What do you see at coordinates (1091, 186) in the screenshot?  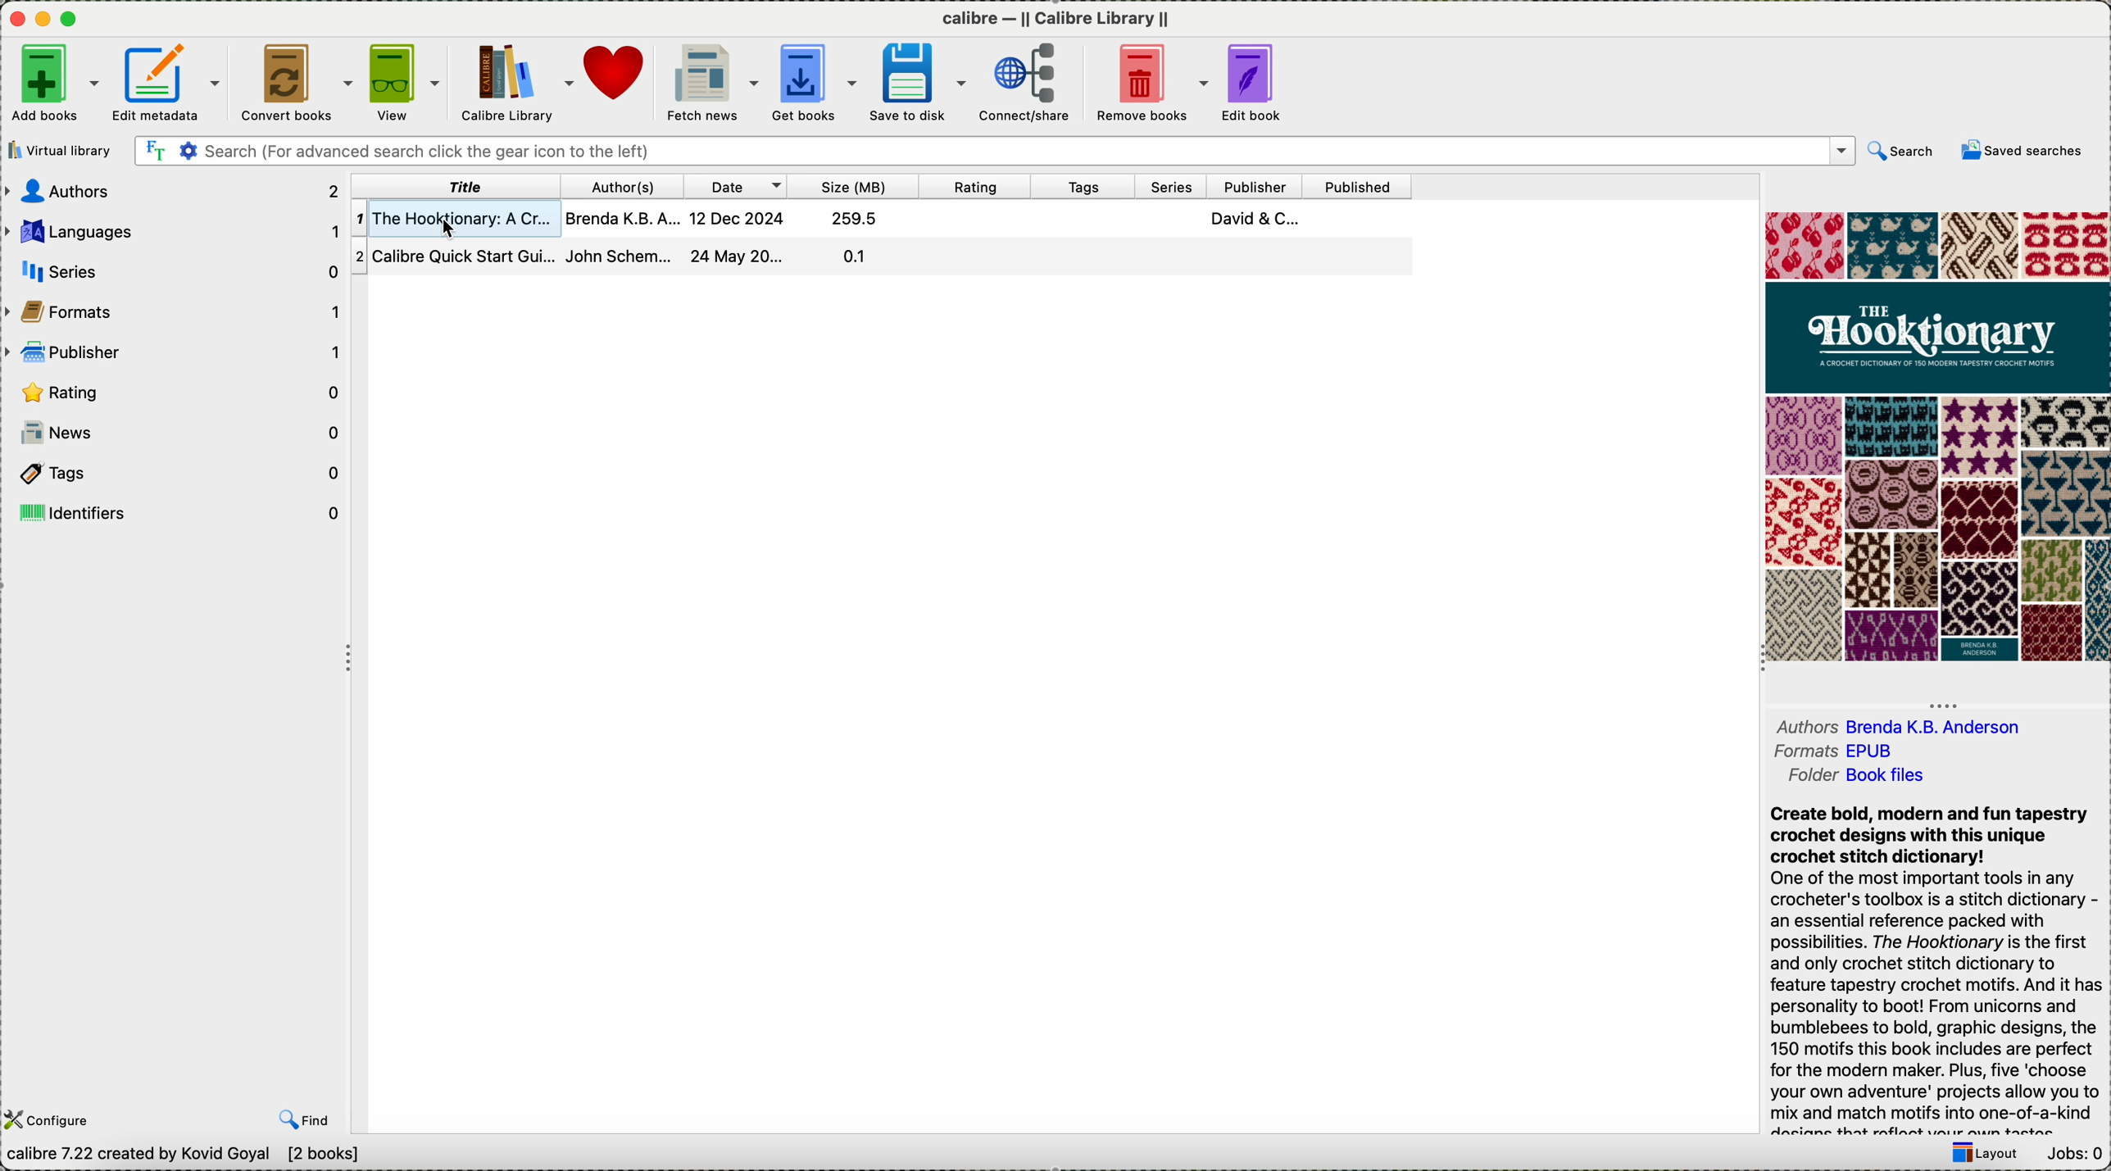 I see `tags` at bounding box center [1091, 186].